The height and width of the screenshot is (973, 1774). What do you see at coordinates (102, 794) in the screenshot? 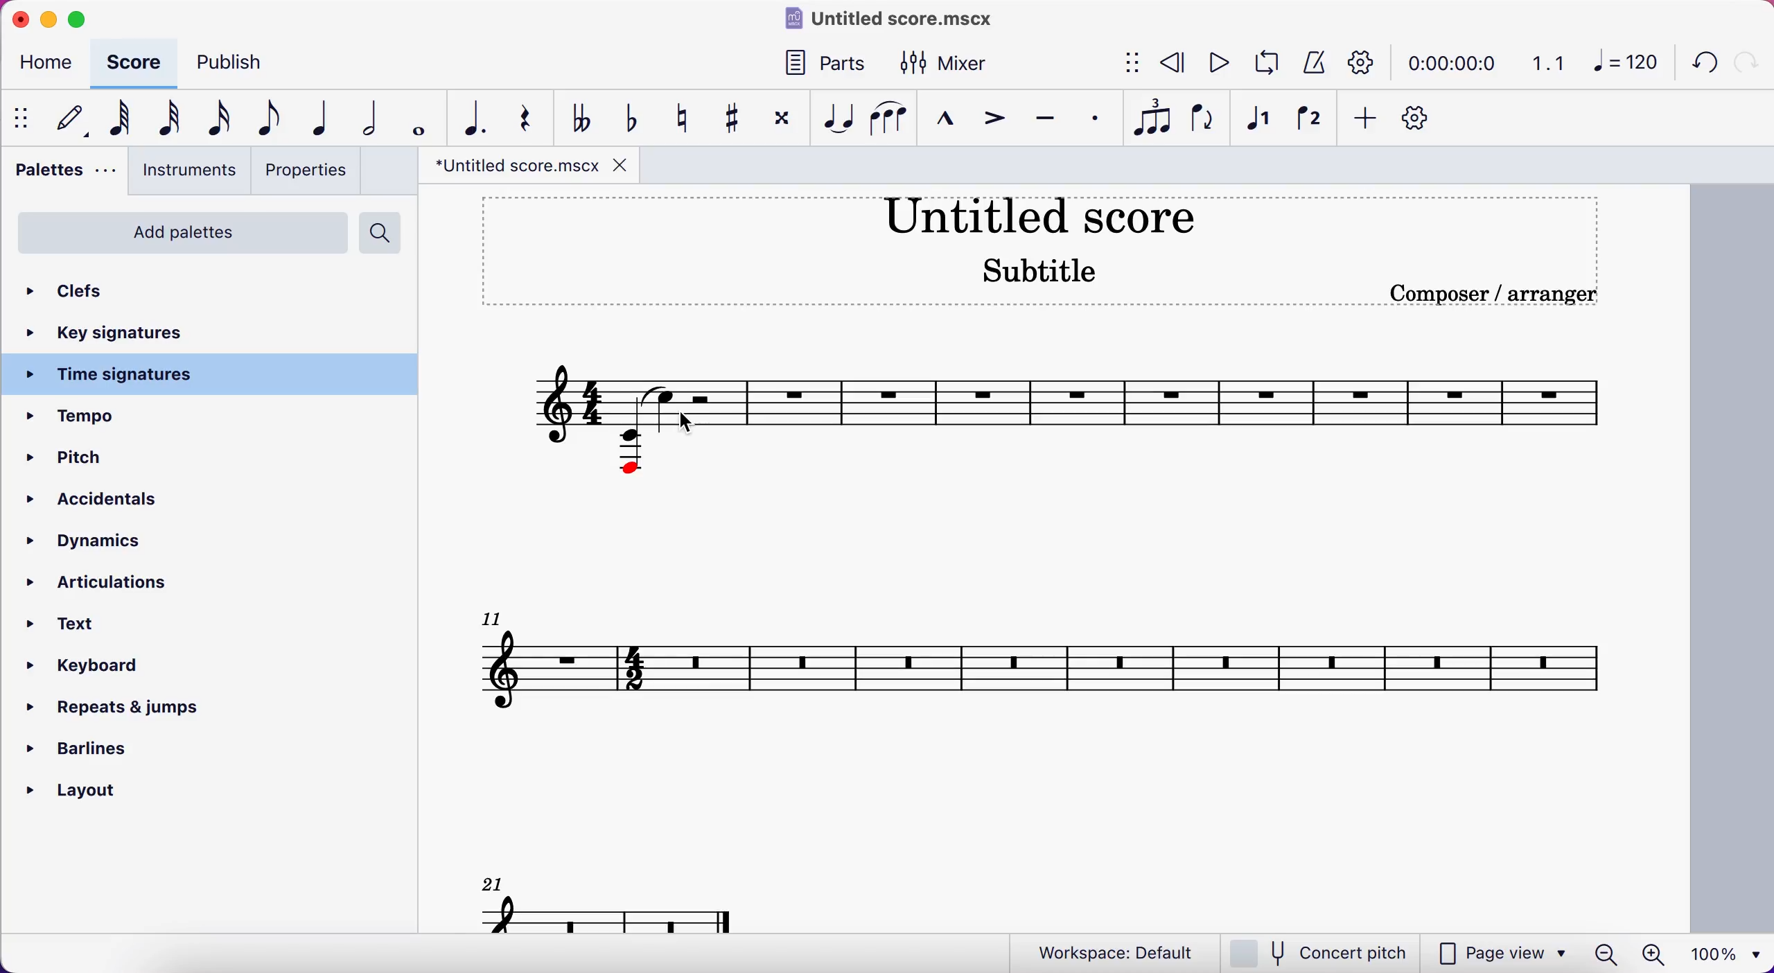
I see `layout` at bounding box center [102, 794].